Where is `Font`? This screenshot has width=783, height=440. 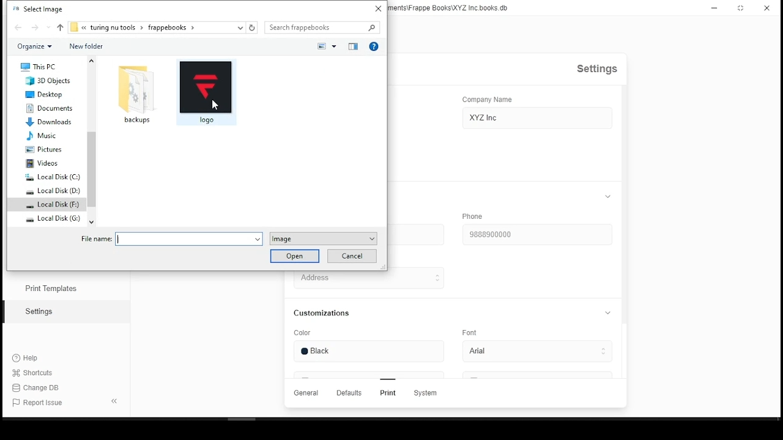 Font is located at coordinates (470, 332).